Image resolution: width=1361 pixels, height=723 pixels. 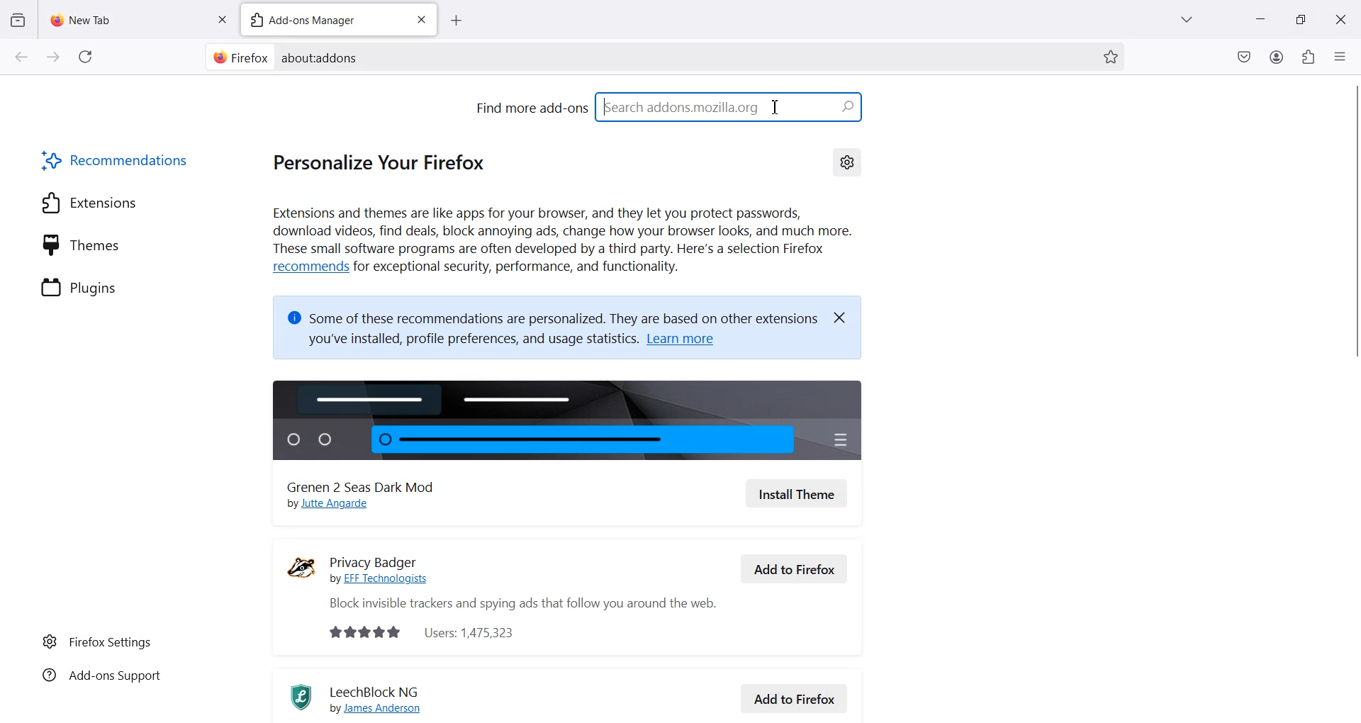 I want to click on Learn more, so click(x=689, y=342).